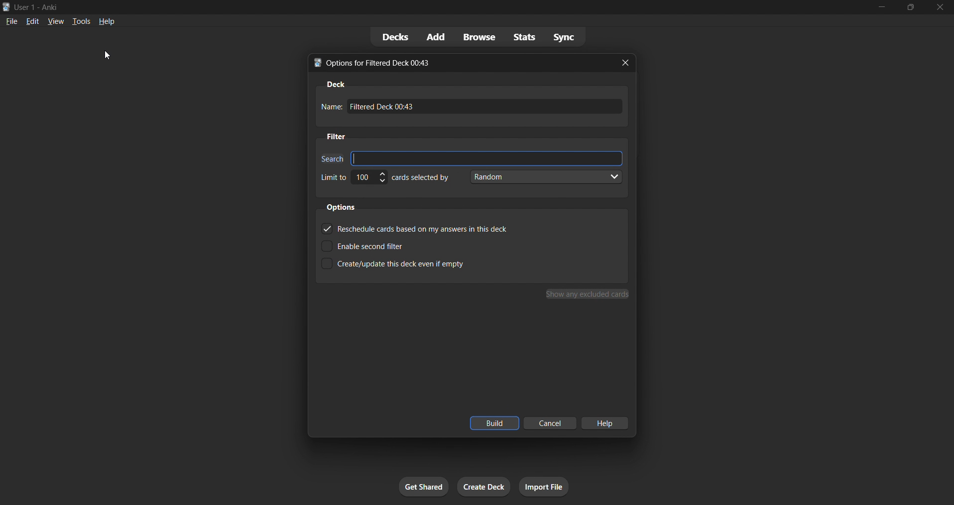 This screenshot has height=505, width=954. What do you see at coordinates (940, 7) in the screenshot?
I see `close` at bounding box center [940, 7].